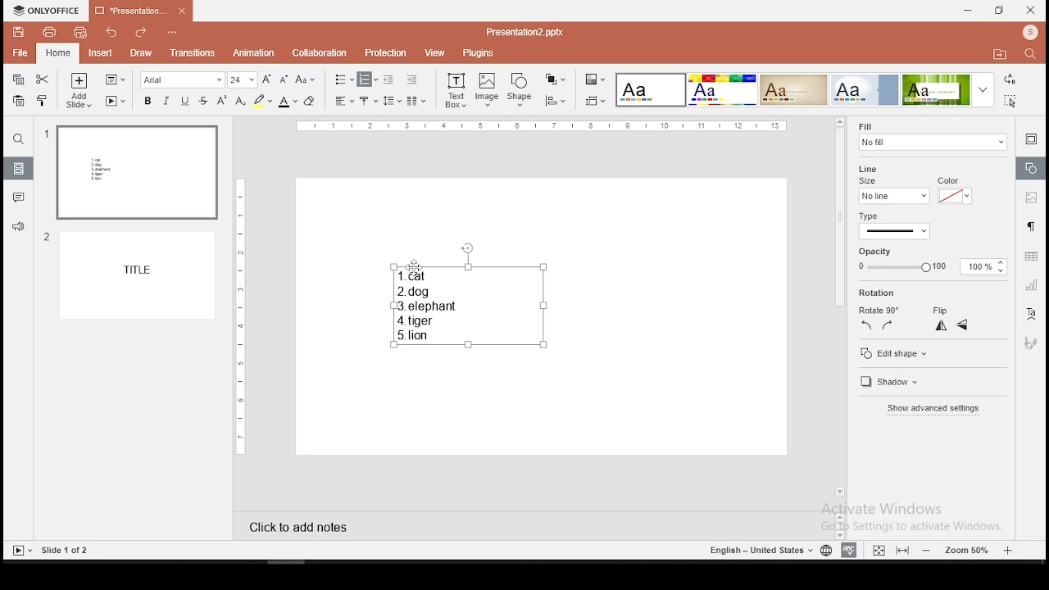 The width and height of the screenshot is (1049, 590). Describe the element at coordinates (942, 307) in the screenshot. I see `flip` at that location.